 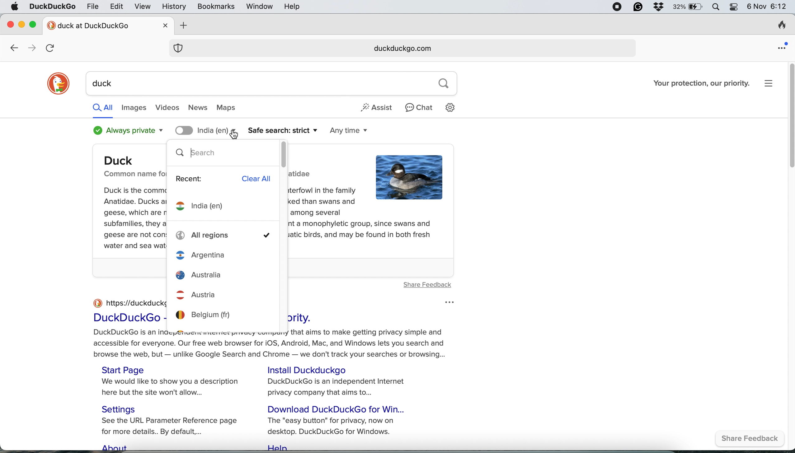 I want to click on argentina, so click(x=225, y=255).